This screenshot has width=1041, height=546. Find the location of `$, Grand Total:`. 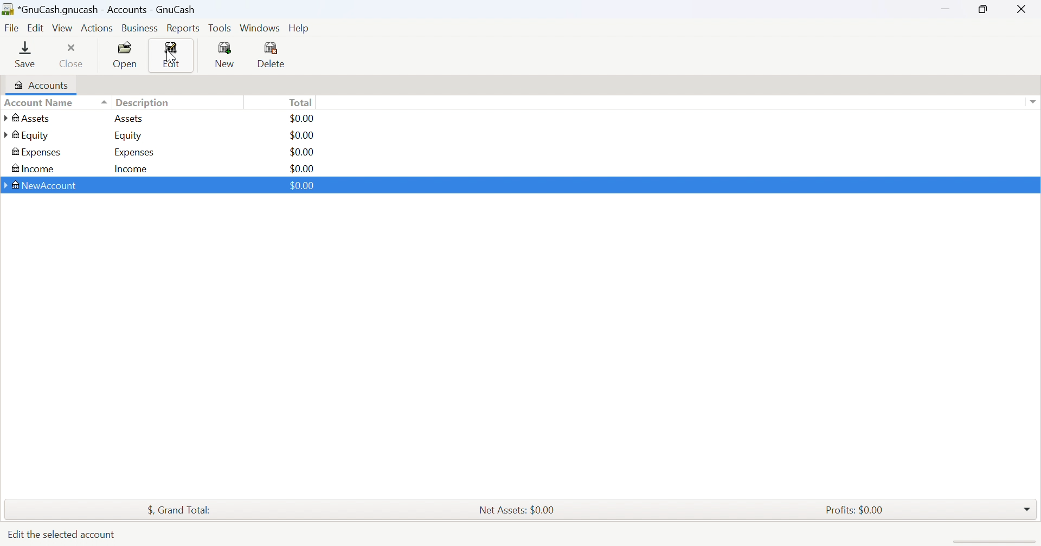

$, Grand Total: is located at coordinates (185, 511).